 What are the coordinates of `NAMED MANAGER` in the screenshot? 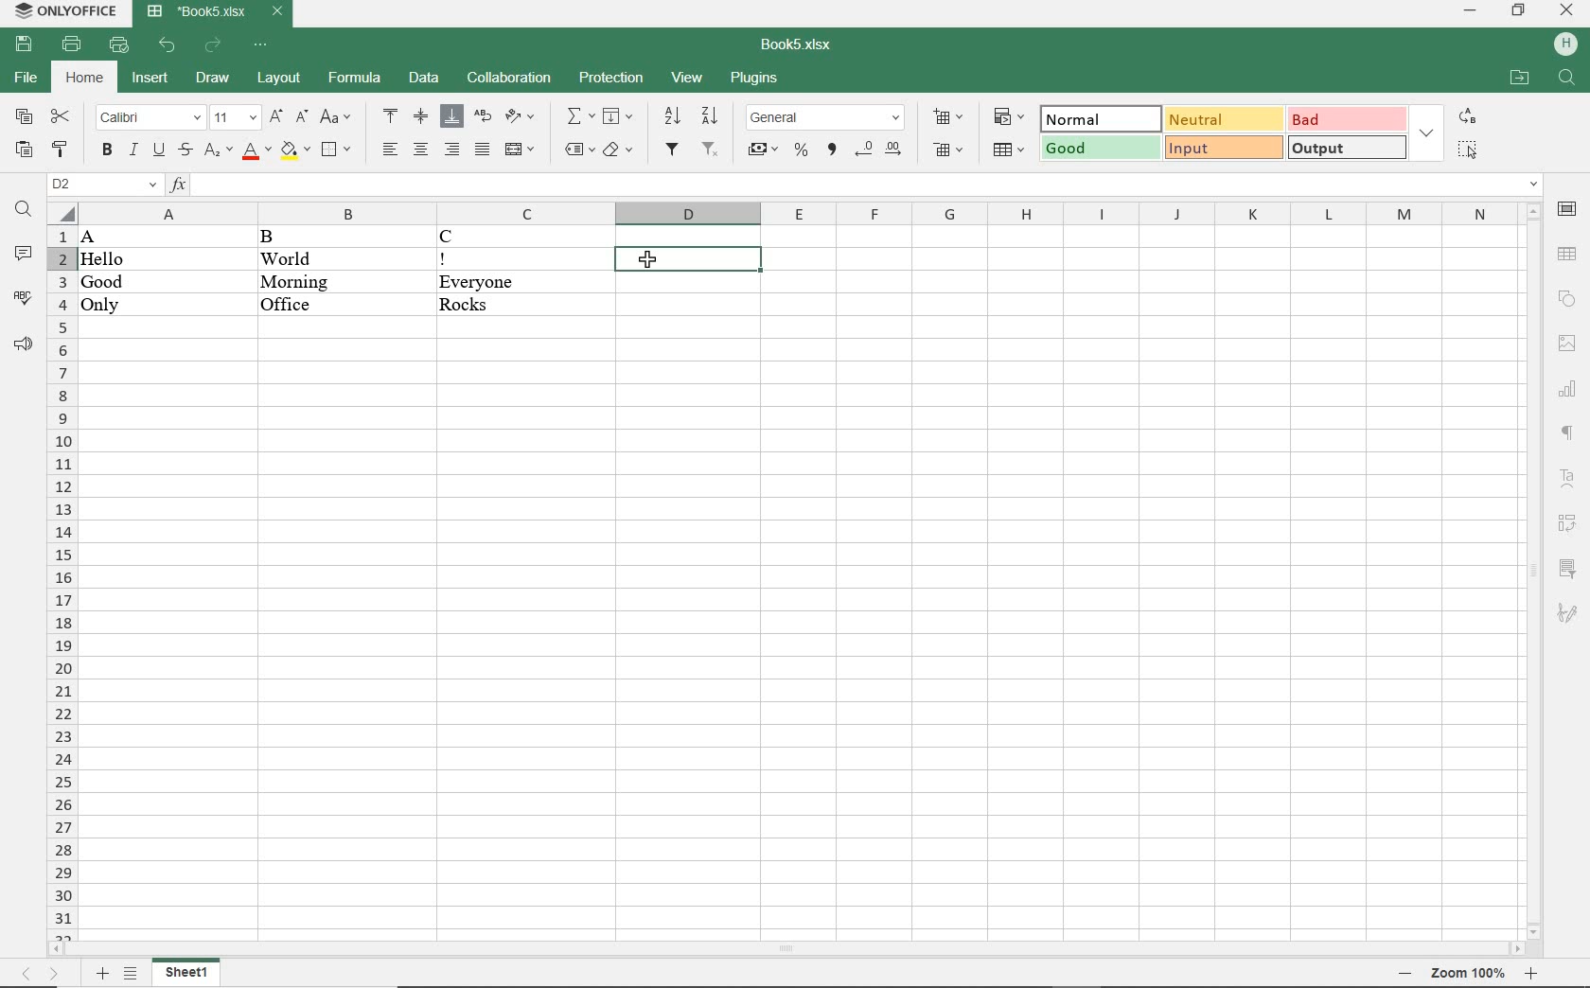 It's located at (104, 185).